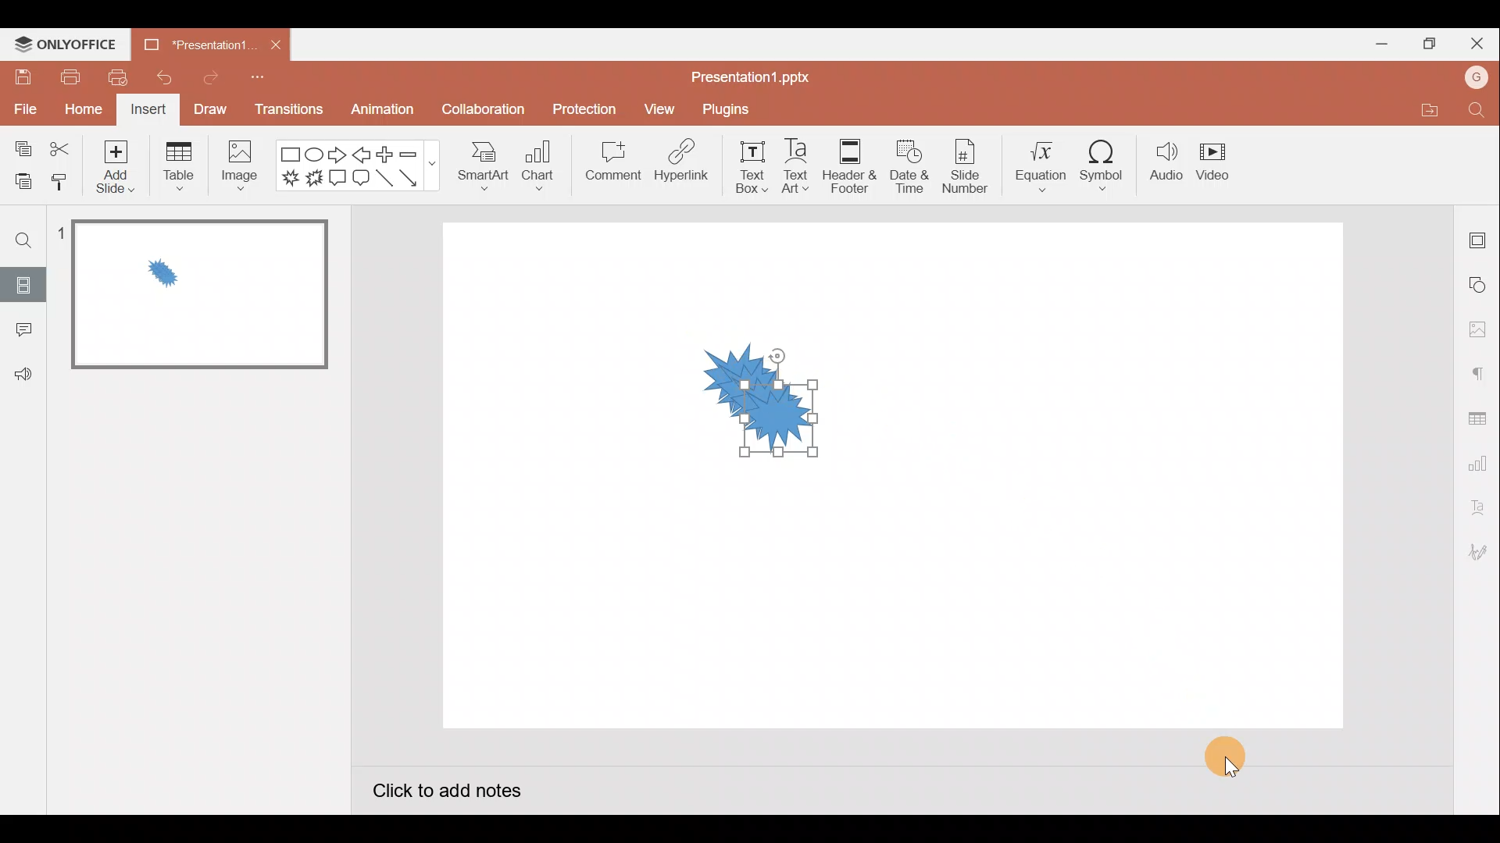 The image size is (1500, 843). Describe the element at coordinates (362, 154) in the screenshot. I see `Left arrow` at that location.